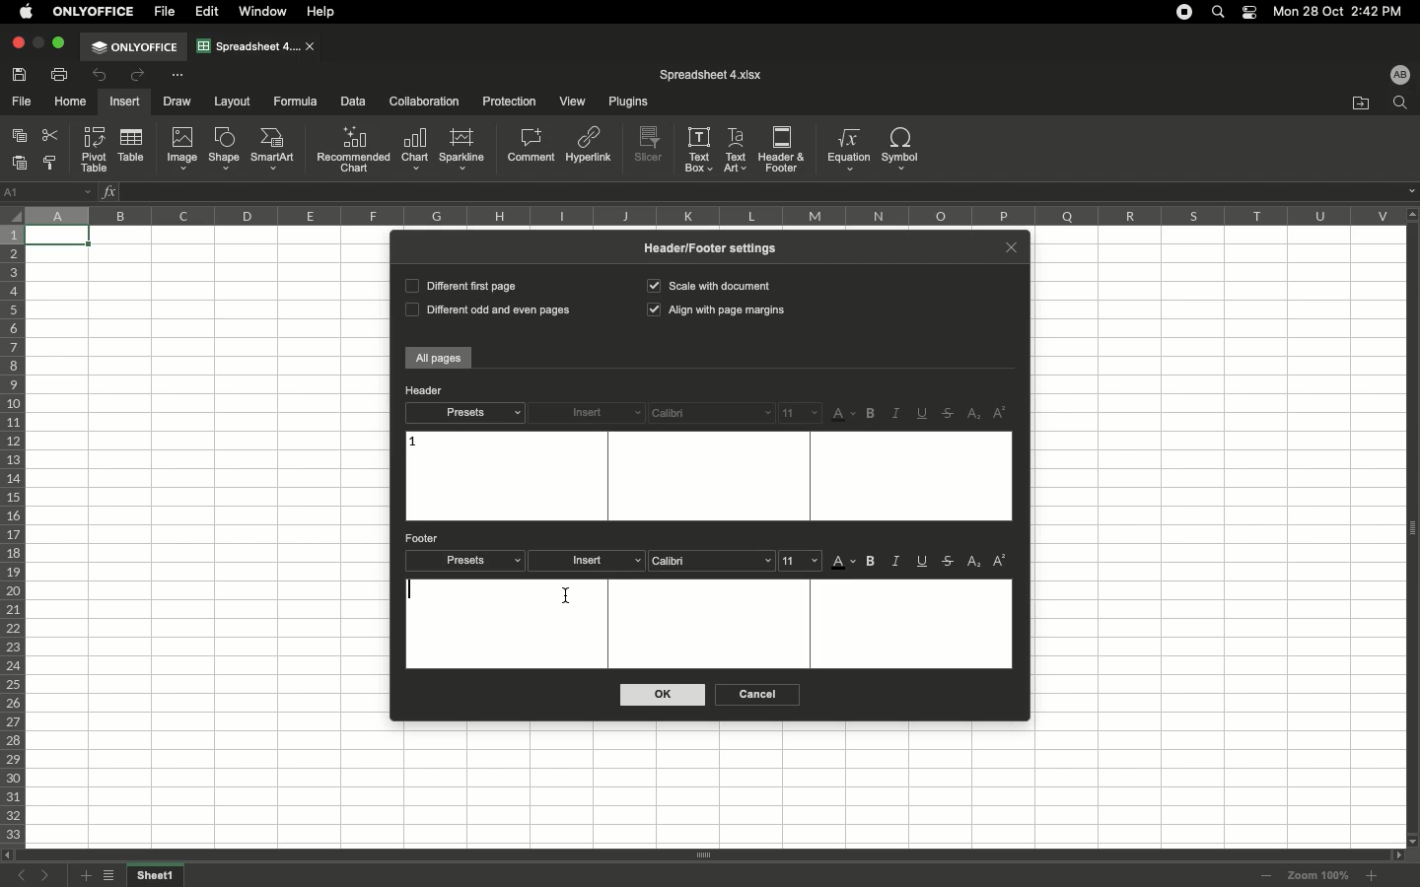 This screenshot has height=887, width=1420. I want to click on Protection, so click(505, 101).